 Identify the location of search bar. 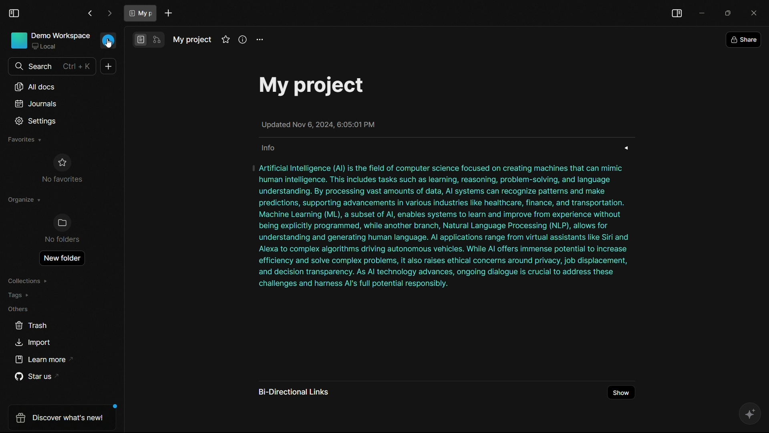
(51, 67).